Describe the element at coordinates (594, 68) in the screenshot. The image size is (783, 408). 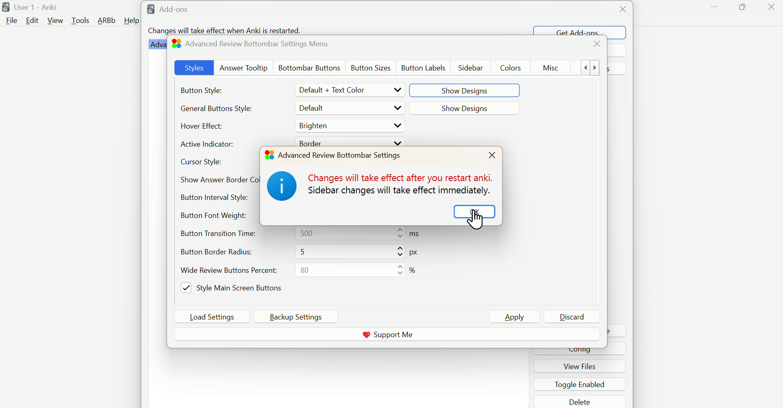
I see `show more` at that location.